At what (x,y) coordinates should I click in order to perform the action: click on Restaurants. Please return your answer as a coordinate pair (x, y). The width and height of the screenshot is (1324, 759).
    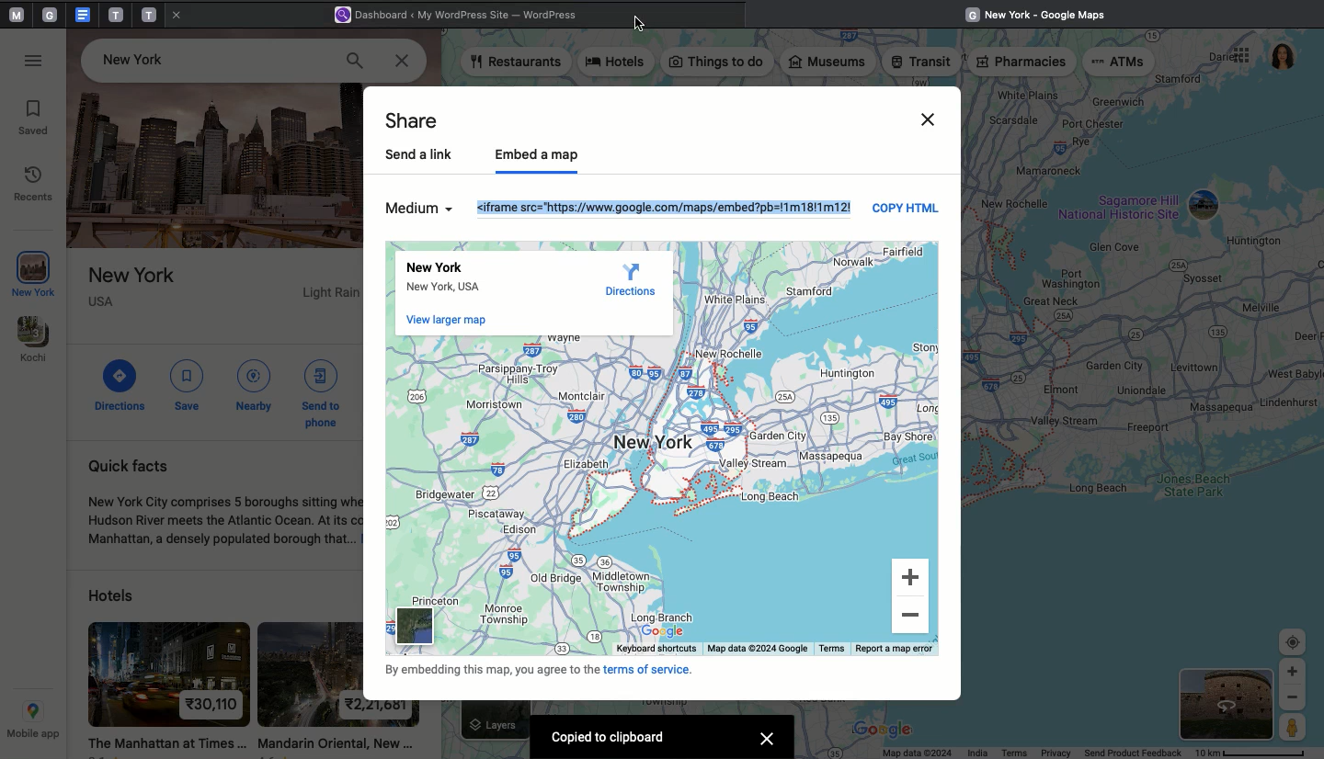
    Looking at the image, I should click on (517, 63).